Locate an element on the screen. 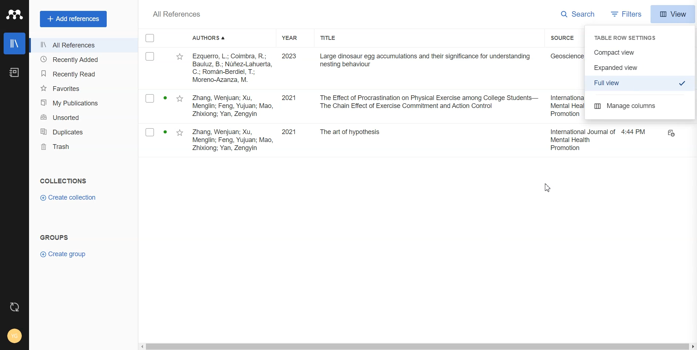 The height and width of the screenshot is (350, 697). Library is located at coordinates (15, 43).